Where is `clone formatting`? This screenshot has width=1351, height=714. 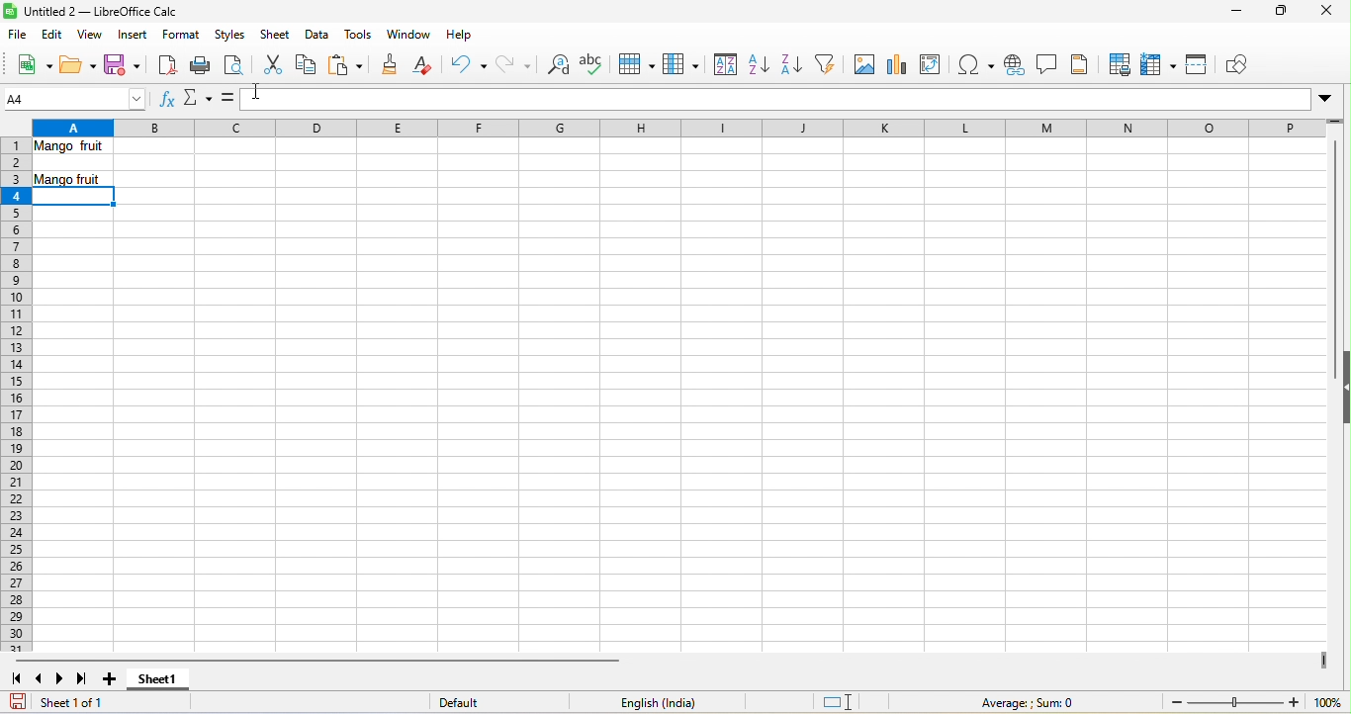 clone formatting is located at coordinates (389, 66).